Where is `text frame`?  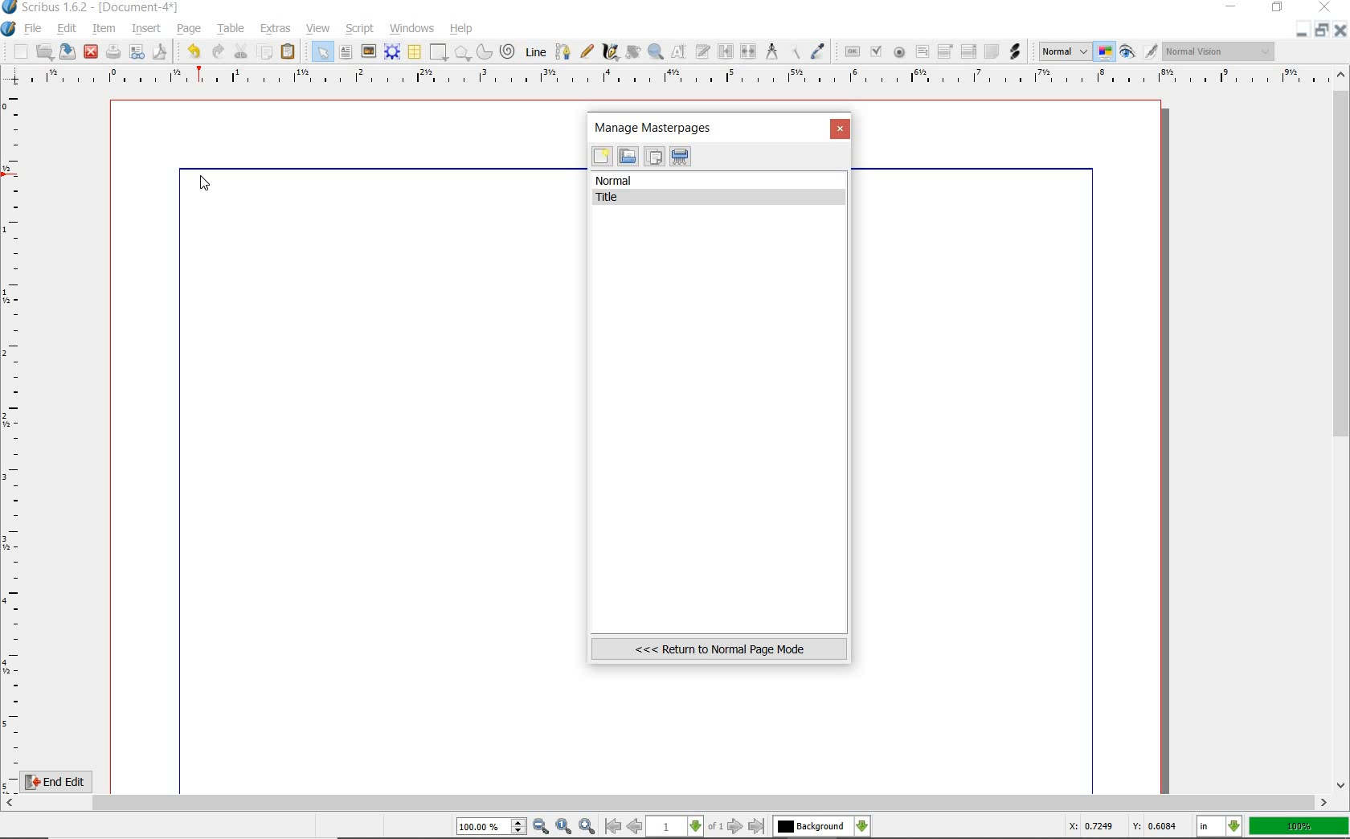 text frame is located at coordinates (347, 52).